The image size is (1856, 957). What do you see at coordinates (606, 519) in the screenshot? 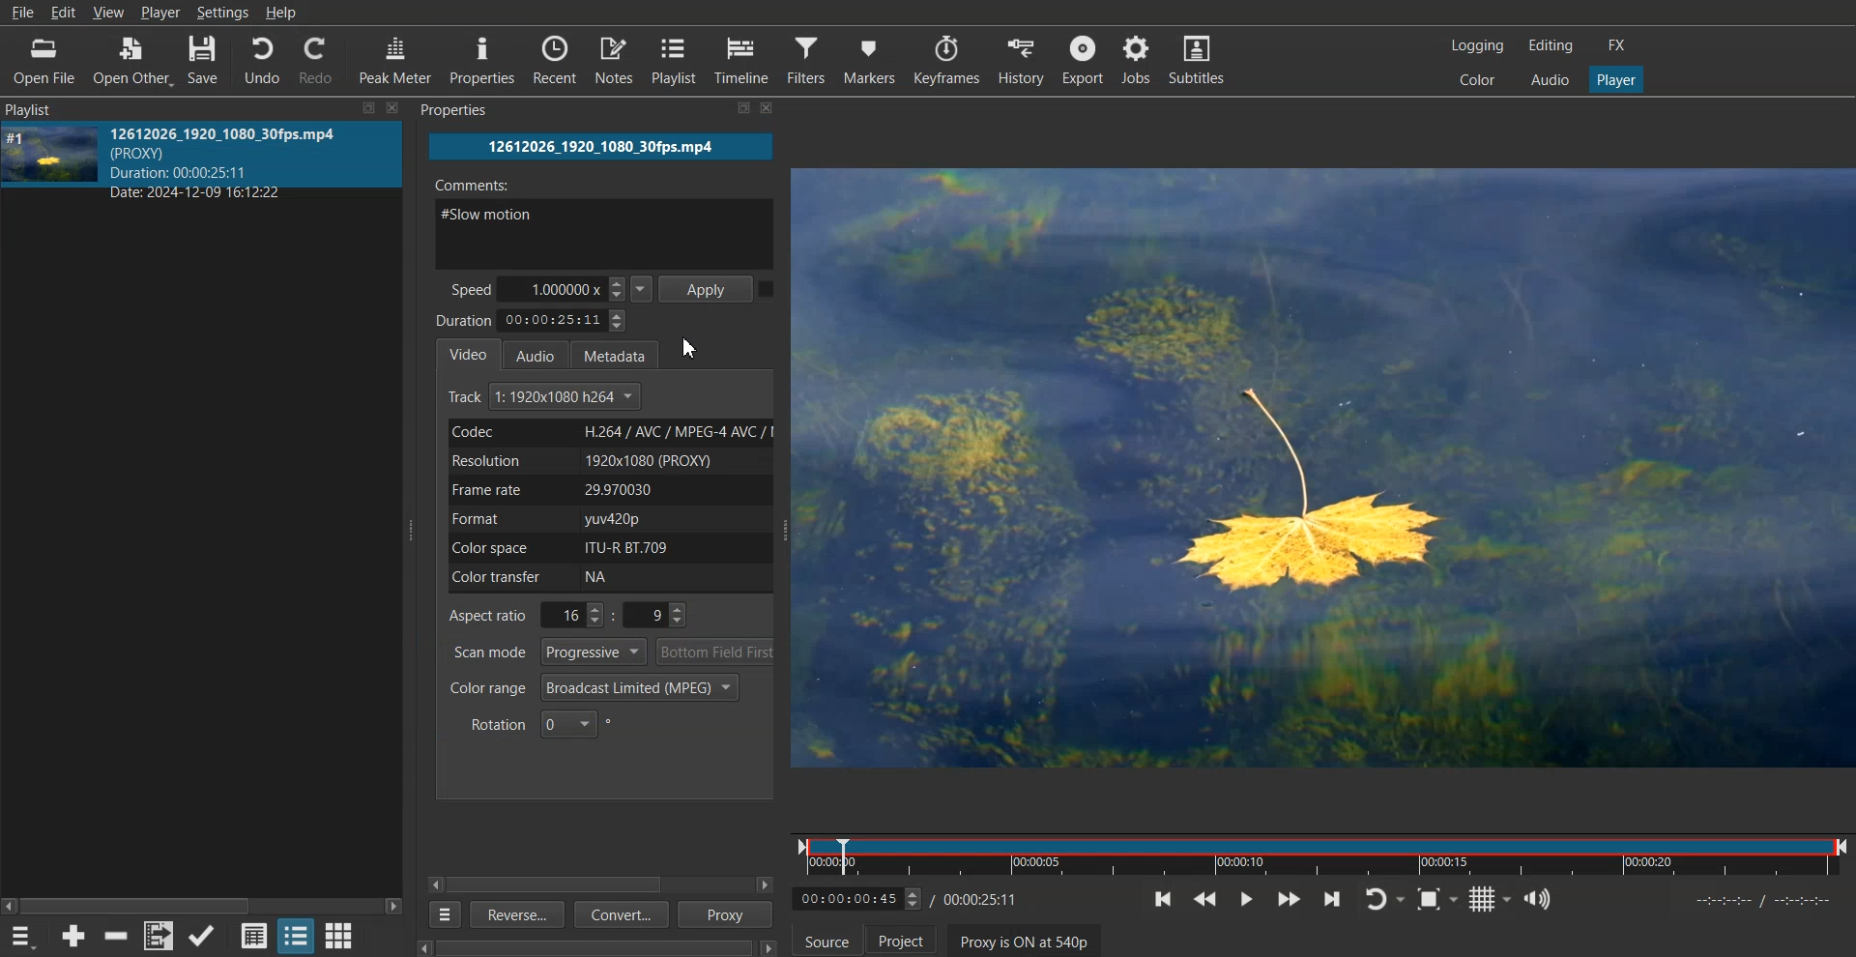
I see `Format` at bounding box center [606, 519].